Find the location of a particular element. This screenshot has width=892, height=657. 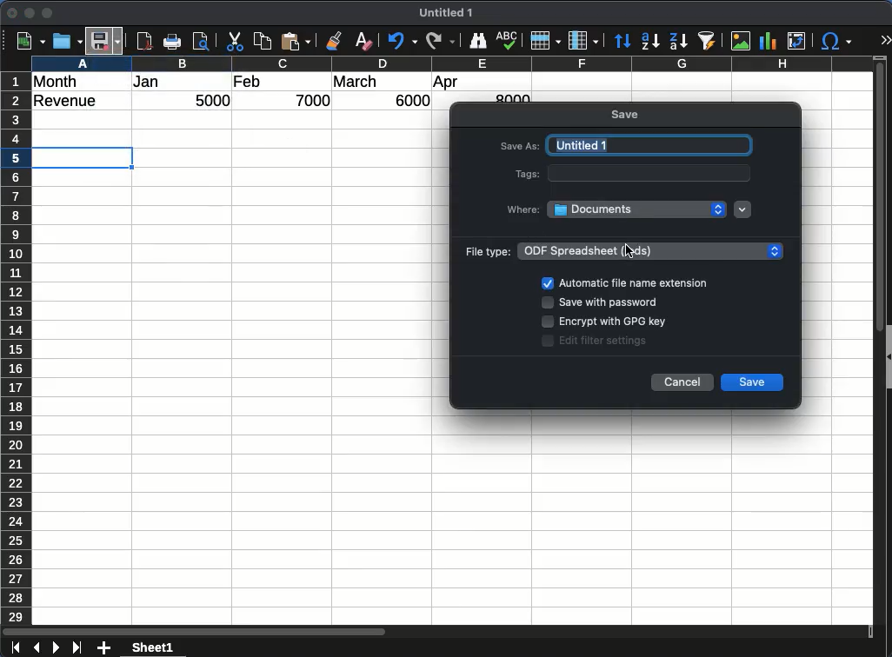

month is located at coordinates (59, 81).